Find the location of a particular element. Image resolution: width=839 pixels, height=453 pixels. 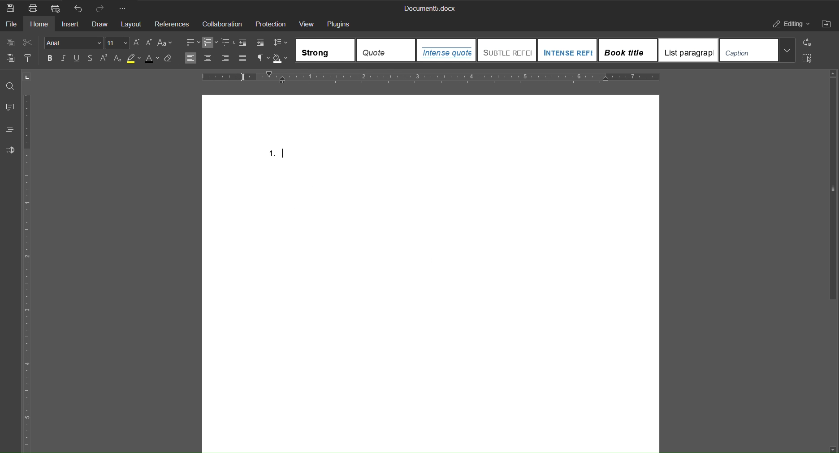

List paragraph is located at coordinates (689, 50).